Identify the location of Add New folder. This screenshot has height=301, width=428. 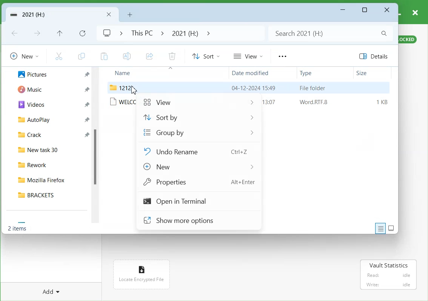
(130, 14).